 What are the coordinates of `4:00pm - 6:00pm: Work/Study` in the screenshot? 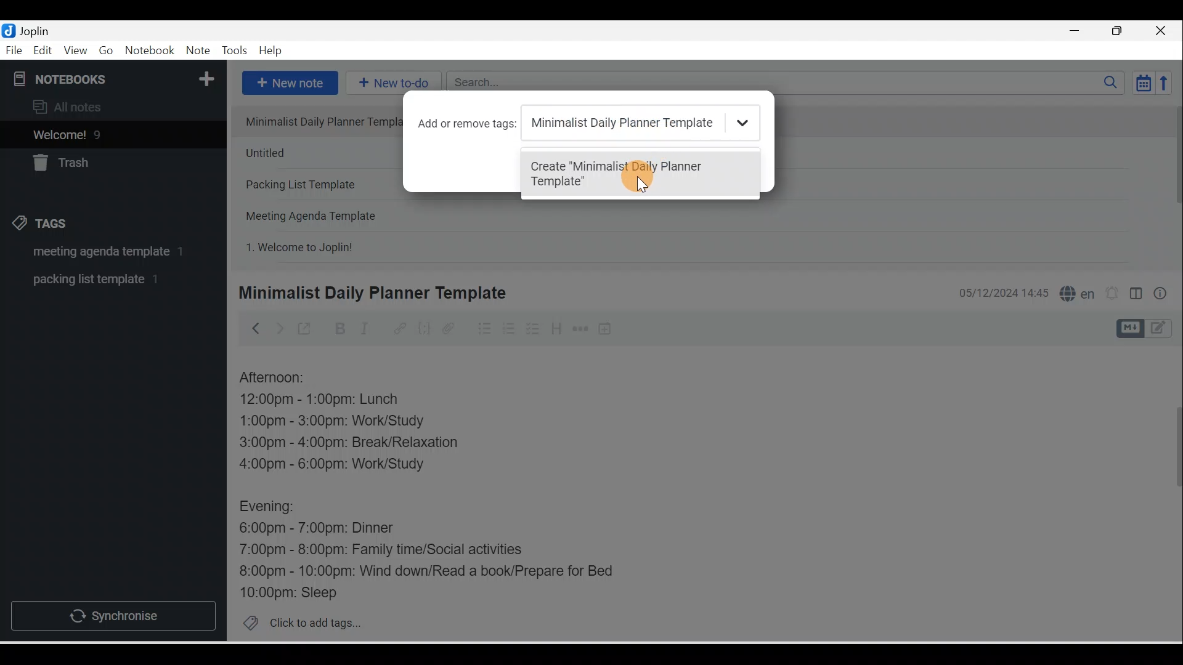 It's located at (337, 464).